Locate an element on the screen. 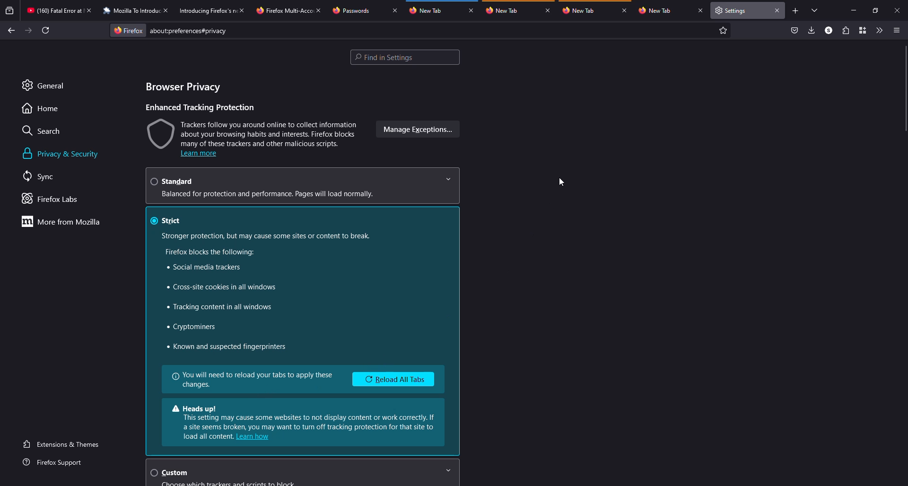  close is located at coordinates (548, 11).